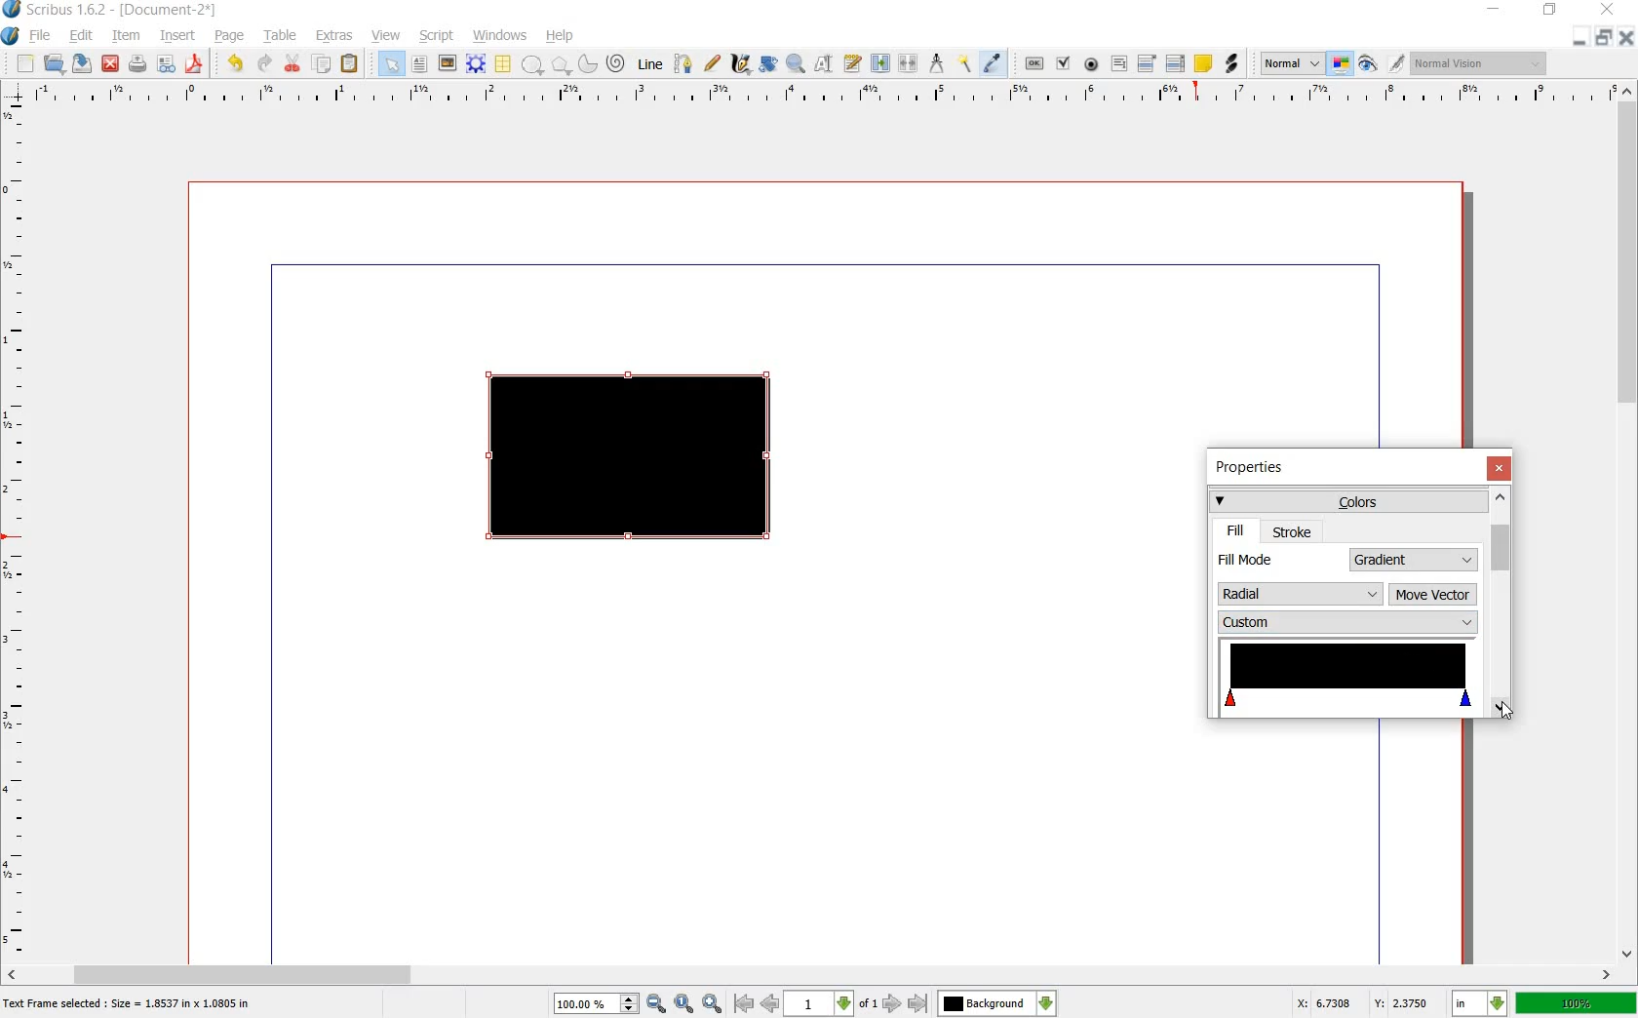  Describe the element at coordinates (630, 1004) in the screenshot. I see `Increase or decrease zoom value` at that location.